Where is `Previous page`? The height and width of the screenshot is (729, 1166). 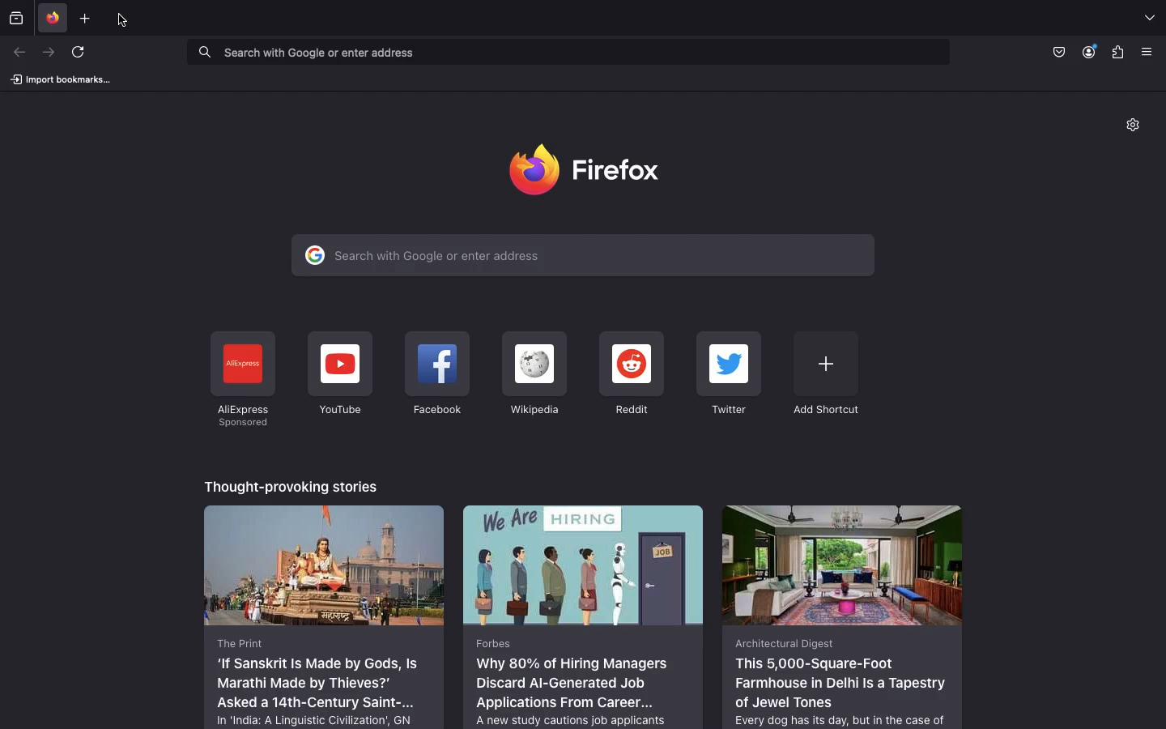
Previous page is located at coordinates (20, 53).